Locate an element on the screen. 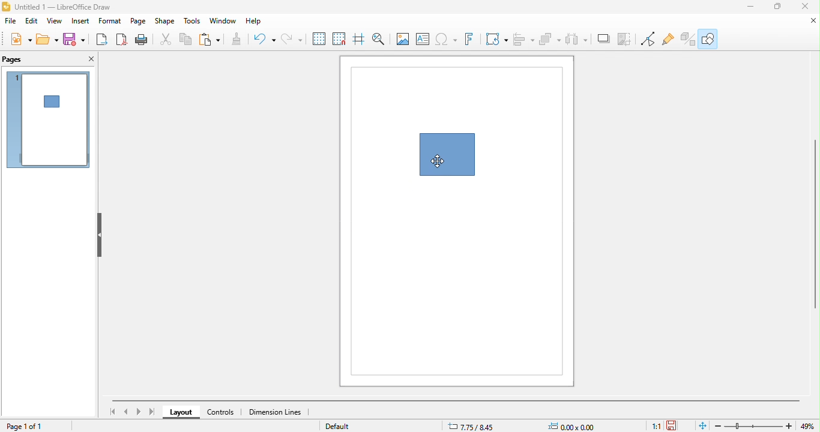 The height and width of the screenshot is (432, 820). align object is located at coordinates (523, 39).